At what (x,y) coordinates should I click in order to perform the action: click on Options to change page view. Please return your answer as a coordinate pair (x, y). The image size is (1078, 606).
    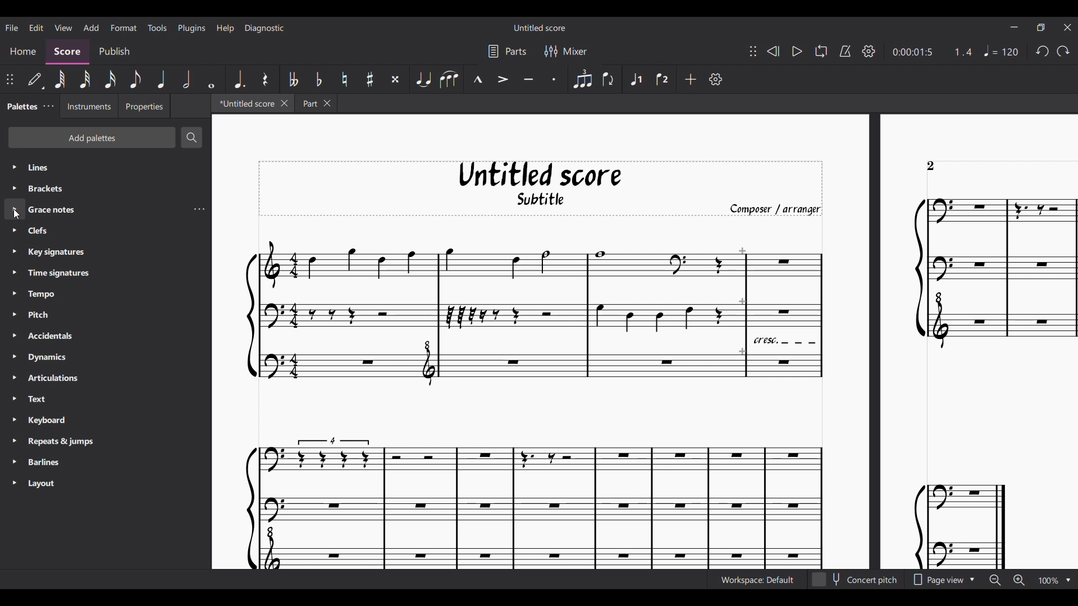
    Looking at the image, I should click on (943, 580).